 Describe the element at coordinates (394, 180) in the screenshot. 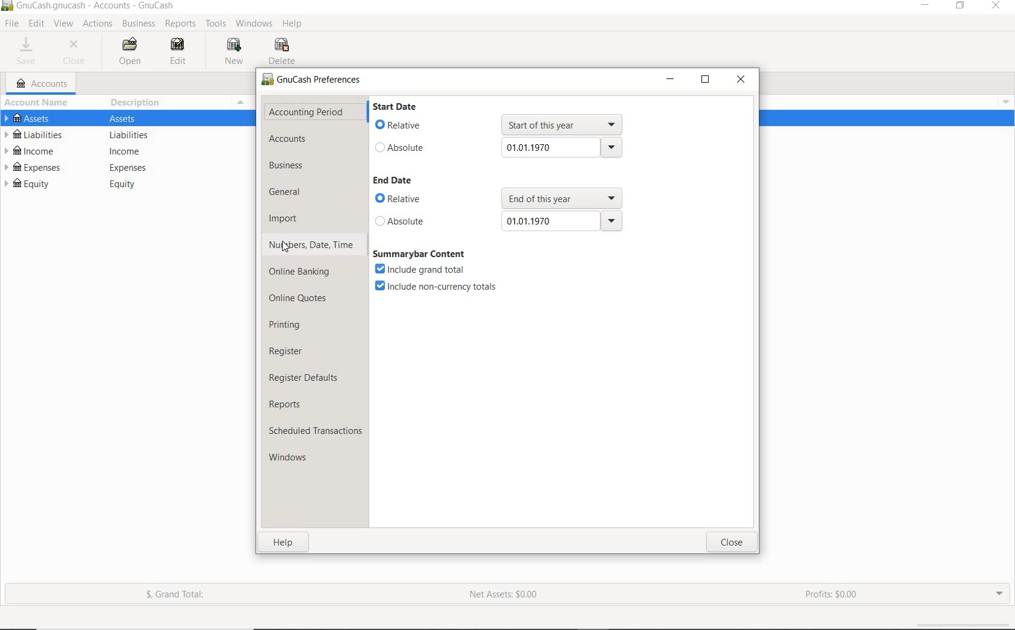

I see `end date` at that location.